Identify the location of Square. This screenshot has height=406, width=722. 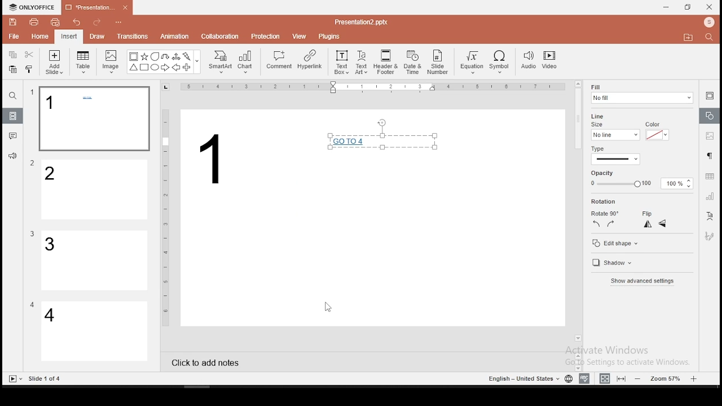
(144, 68).